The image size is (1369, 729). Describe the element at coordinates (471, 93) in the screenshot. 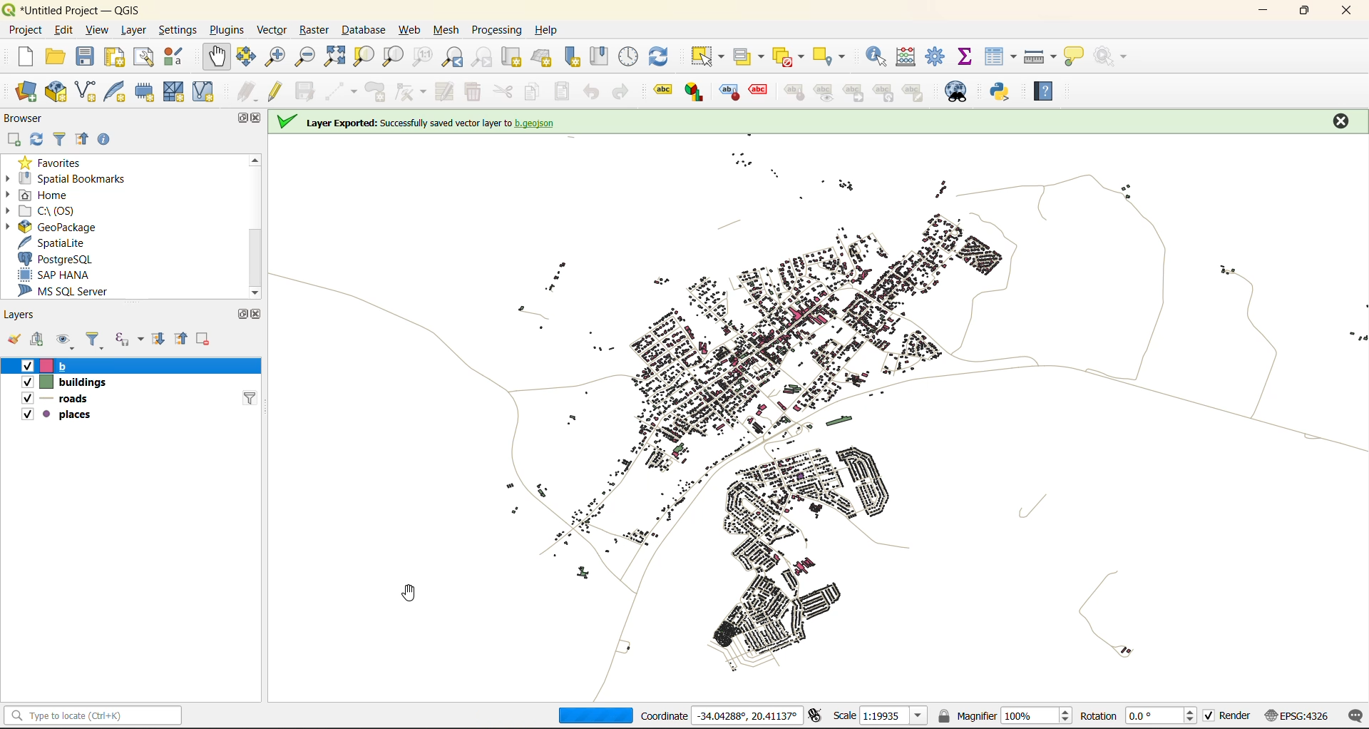

I see `delete` at that location.